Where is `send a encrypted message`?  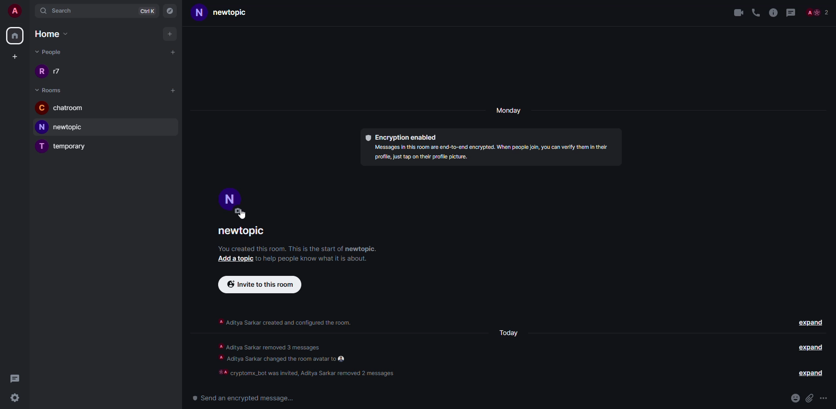
send a encrypted message is located at coordinates (241, 398).